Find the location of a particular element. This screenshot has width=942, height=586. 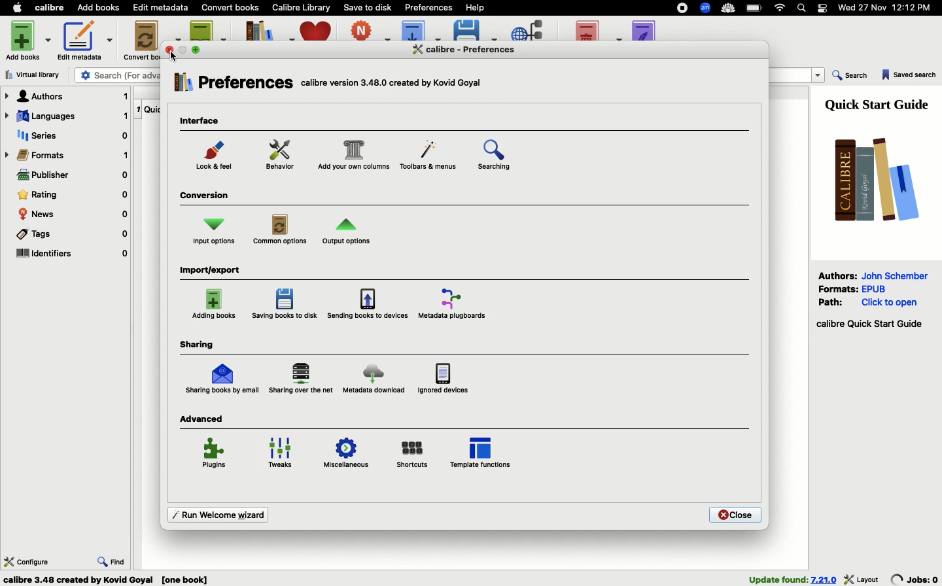

Charge is located at coordinates (755, 9).